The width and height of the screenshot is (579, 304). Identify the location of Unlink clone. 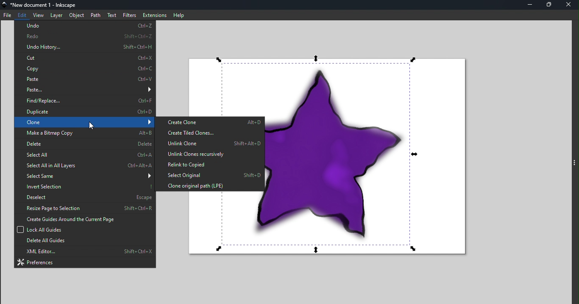
(209, 144).